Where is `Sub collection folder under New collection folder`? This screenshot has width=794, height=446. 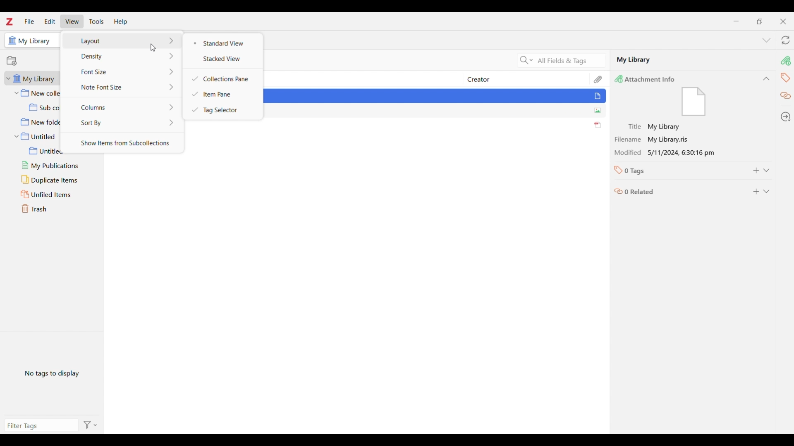 Sub collection folder under New collection folder is located at coordinates (36, 107).